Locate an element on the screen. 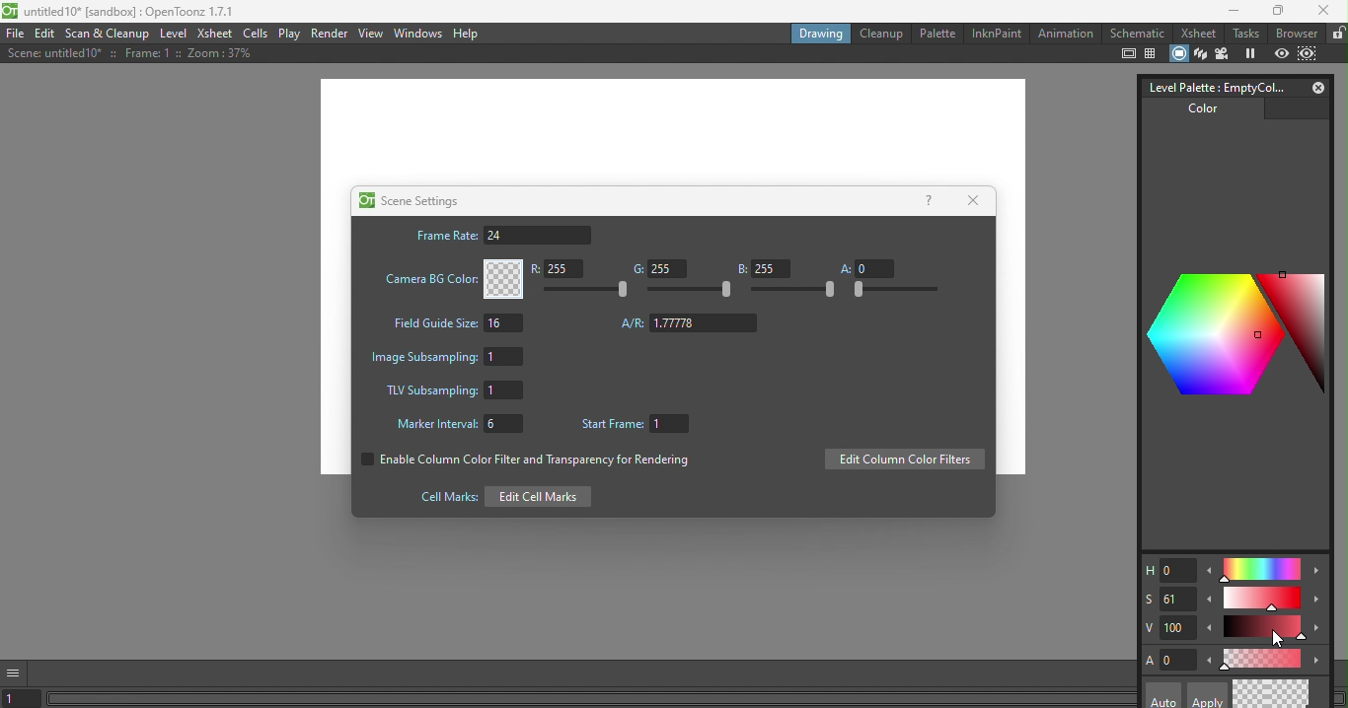 This screenshot has width=1348, height=708. Scene settings is located at coordinates (409, 200).